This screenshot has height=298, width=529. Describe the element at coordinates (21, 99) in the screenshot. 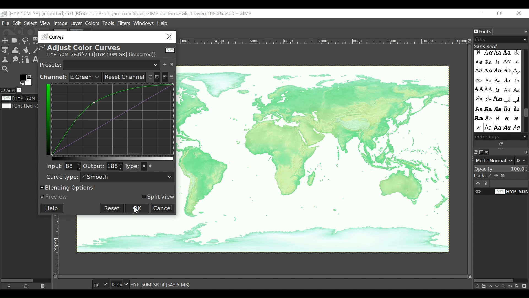

I see `Image` at that location.